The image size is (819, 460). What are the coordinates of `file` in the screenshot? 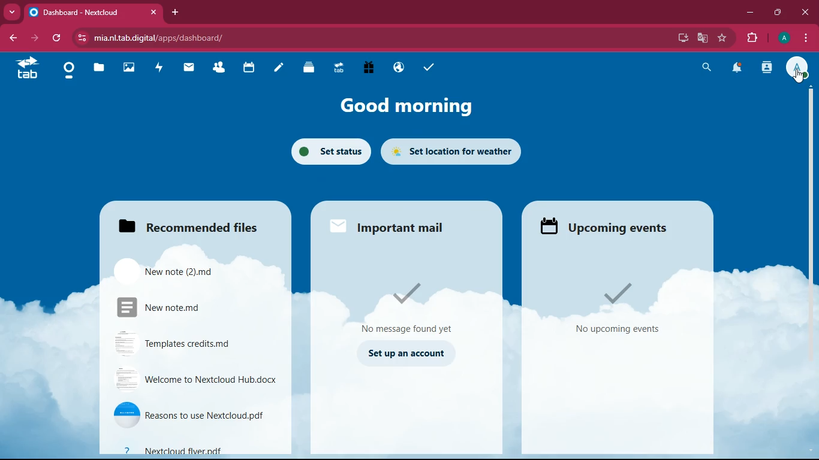 It's located at (196, 415).